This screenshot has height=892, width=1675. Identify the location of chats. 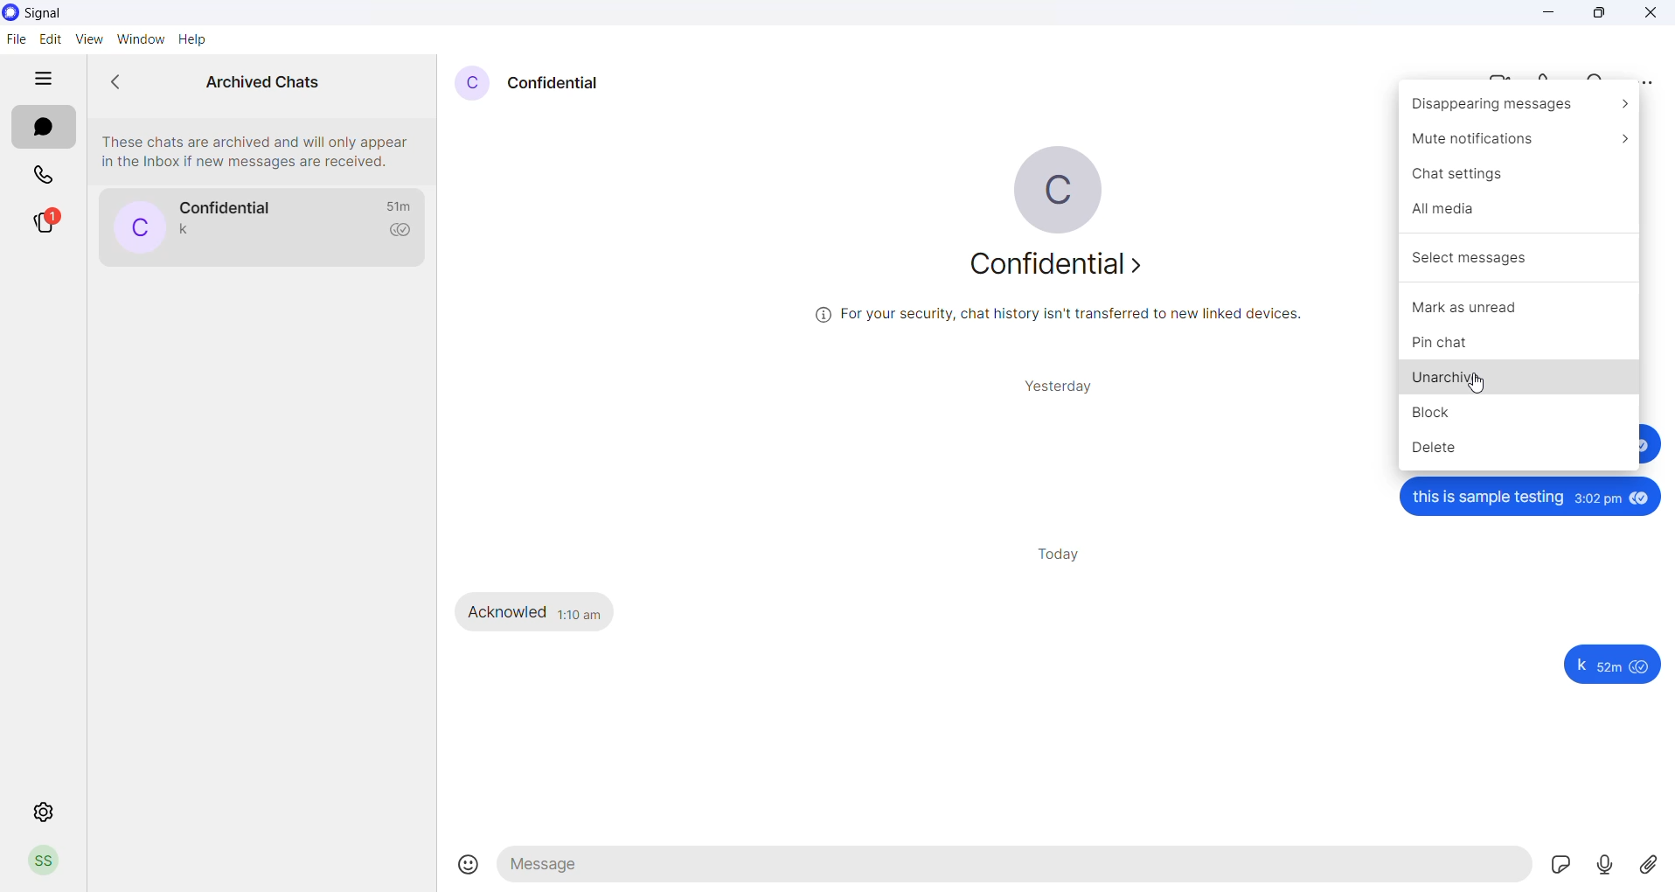
(43, 129).